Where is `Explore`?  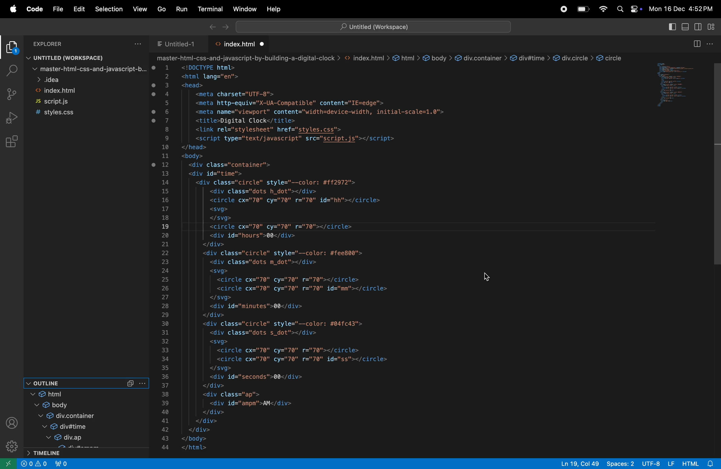 Explore is located at coordinates (55, 44).